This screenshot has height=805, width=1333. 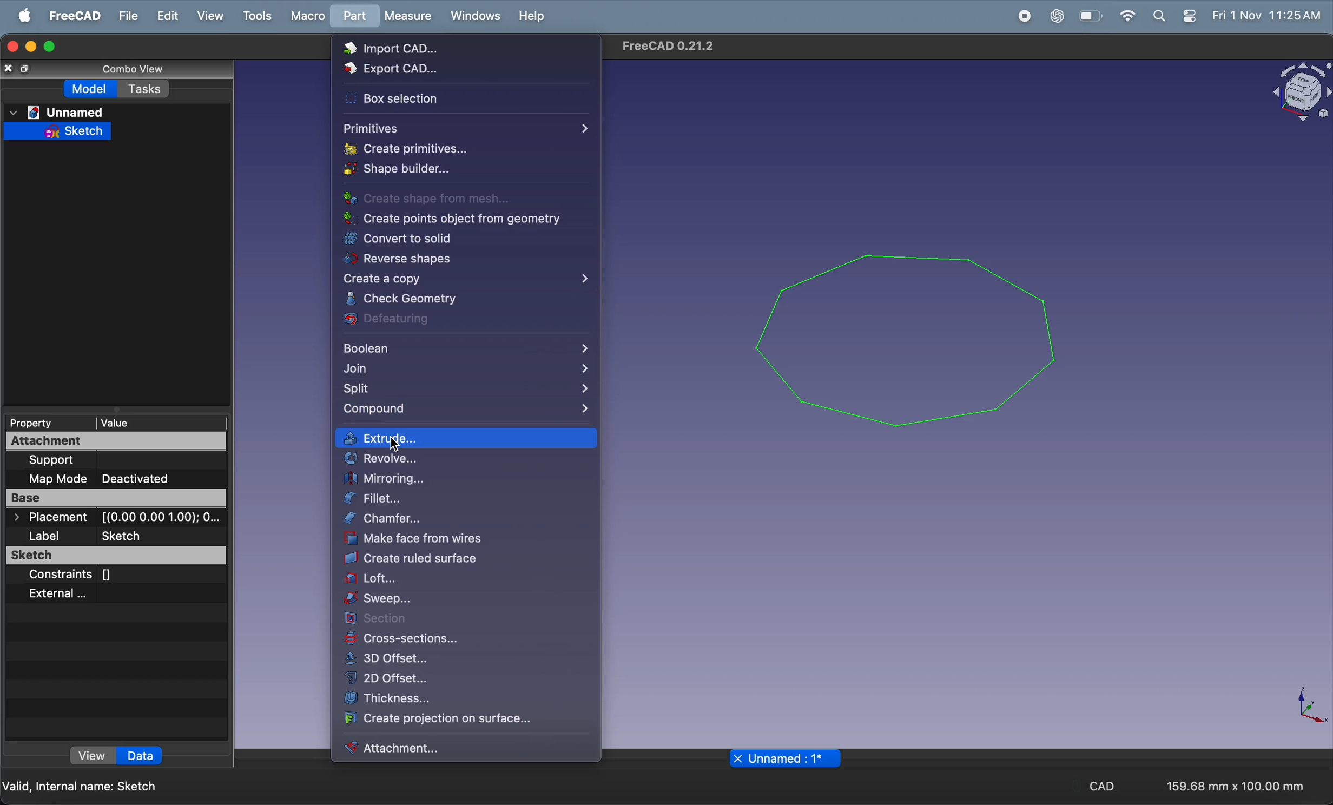 What do you see at coordinates (89, 535) in the screenshot?
I see `label` at bounding box center [89, 535].